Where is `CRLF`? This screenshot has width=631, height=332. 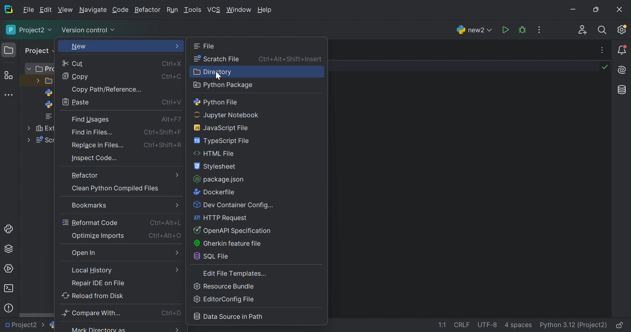
CRLF is located at coordinates (462, 325).